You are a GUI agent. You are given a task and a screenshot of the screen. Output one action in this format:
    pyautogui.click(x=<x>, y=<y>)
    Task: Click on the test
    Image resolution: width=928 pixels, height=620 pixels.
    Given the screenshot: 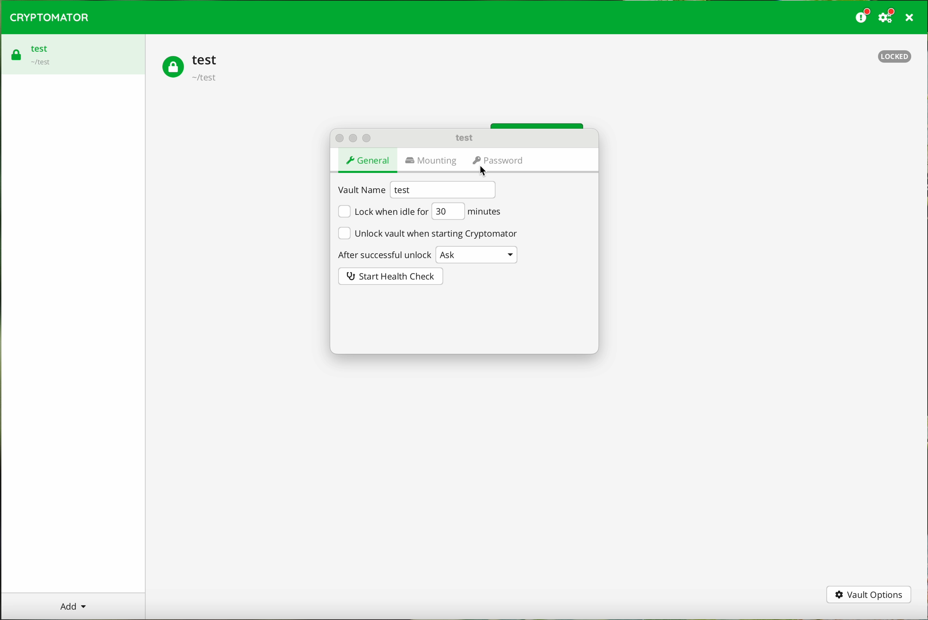 What is the action you would take?
    pyautogui.click(x=467, y=138)
    